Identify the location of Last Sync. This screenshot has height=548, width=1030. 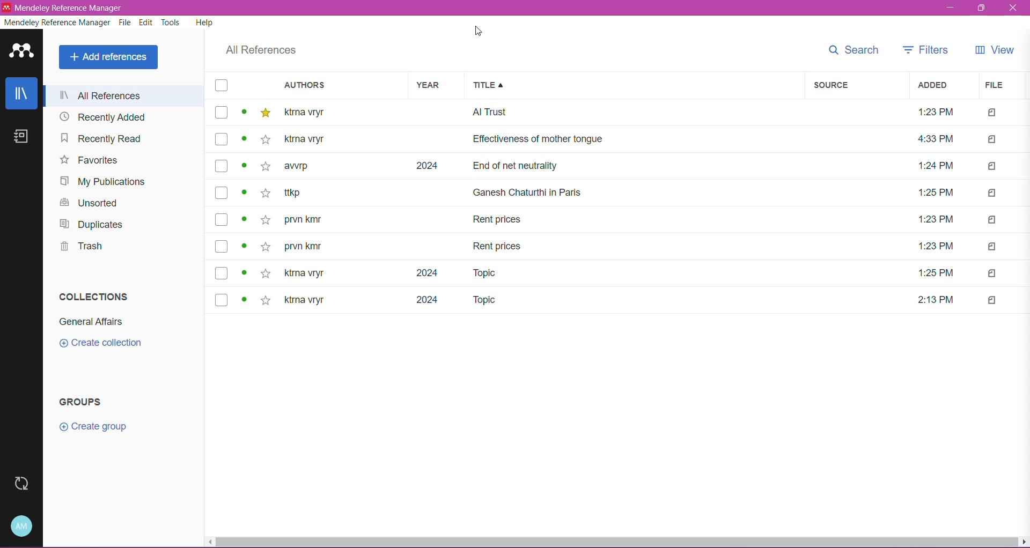
(26, 483).